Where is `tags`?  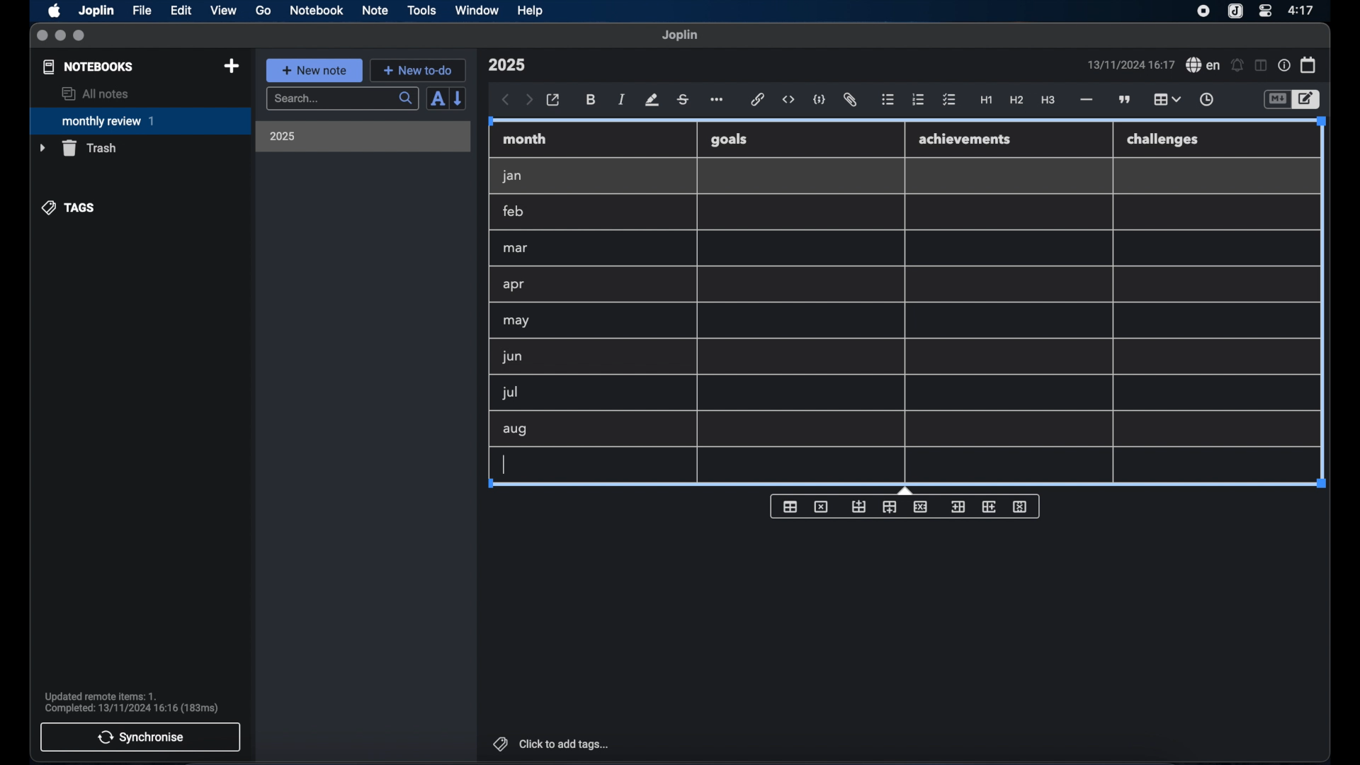
tags is located at coordinates (69, 208).